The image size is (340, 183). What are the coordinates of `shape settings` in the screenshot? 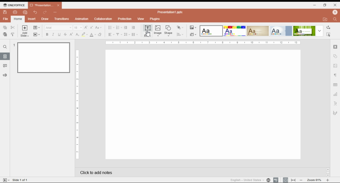 It's located at (335, 56).